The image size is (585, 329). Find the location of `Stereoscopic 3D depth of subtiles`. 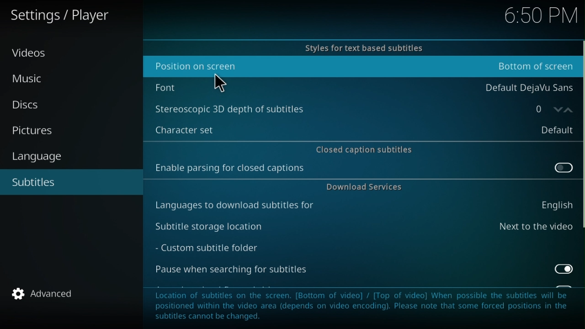

Stereoscopic 3D depth of subtiles is located at coordinates (332, 108).